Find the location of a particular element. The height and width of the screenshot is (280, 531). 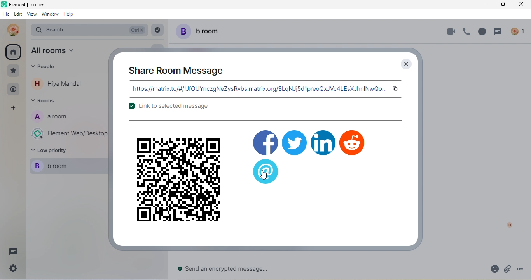

send an encrypted message is located at coordinates (229, 269).